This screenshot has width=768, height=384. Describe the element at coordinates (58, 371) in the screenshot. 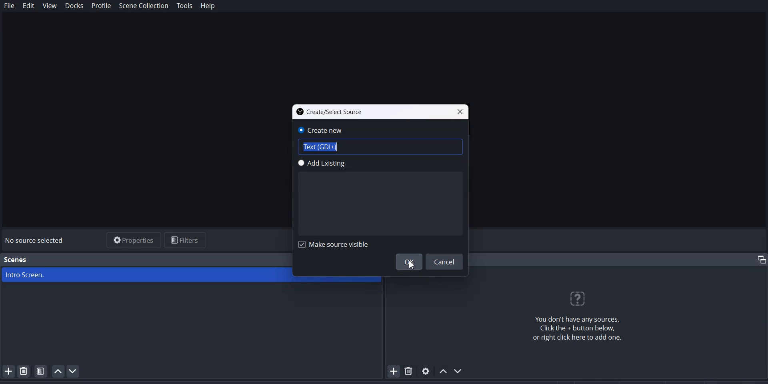

I see `Move Scene Up` at that location.